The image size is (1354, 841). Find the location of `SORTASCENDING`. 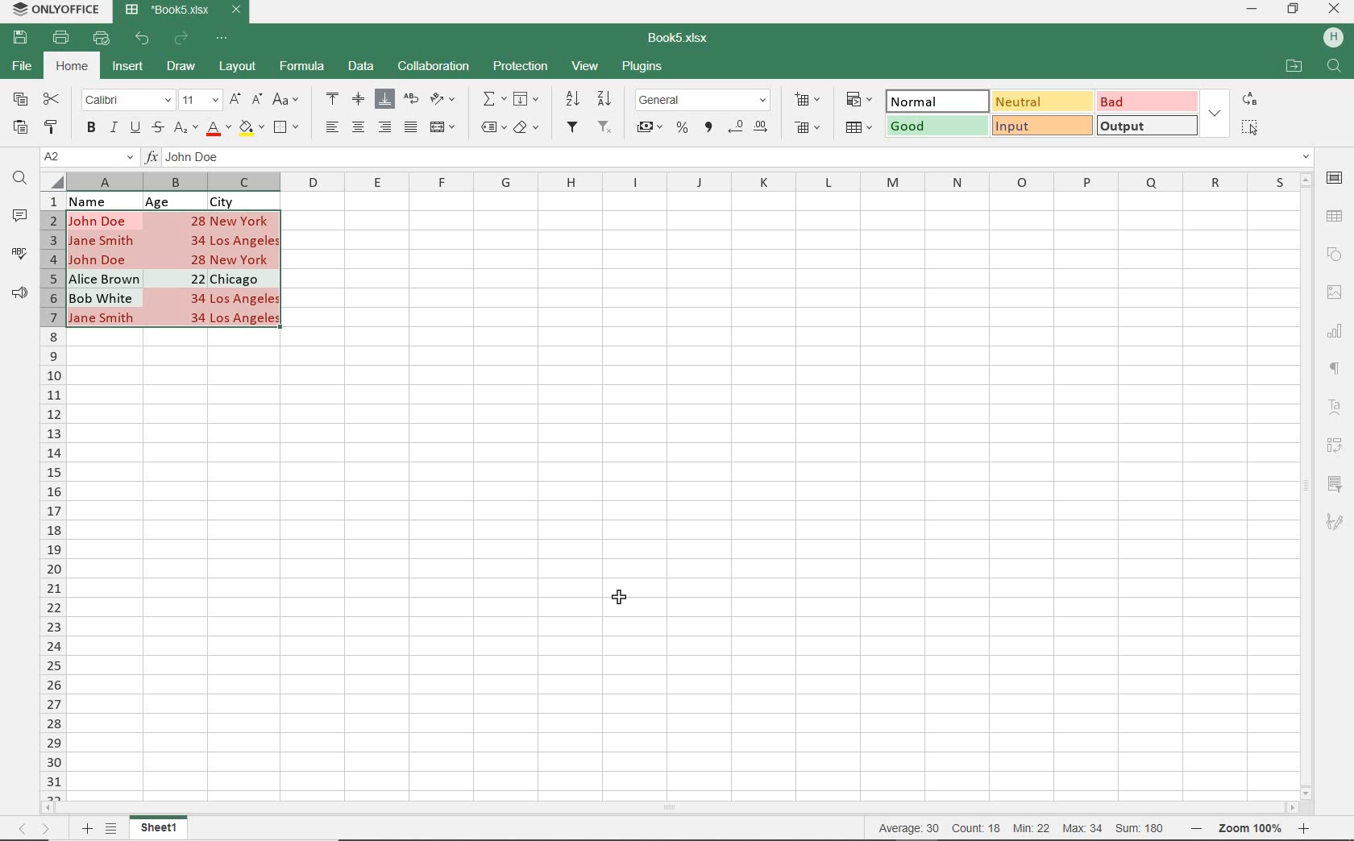

SORTASCENDING is located at coordinates (574, 99).